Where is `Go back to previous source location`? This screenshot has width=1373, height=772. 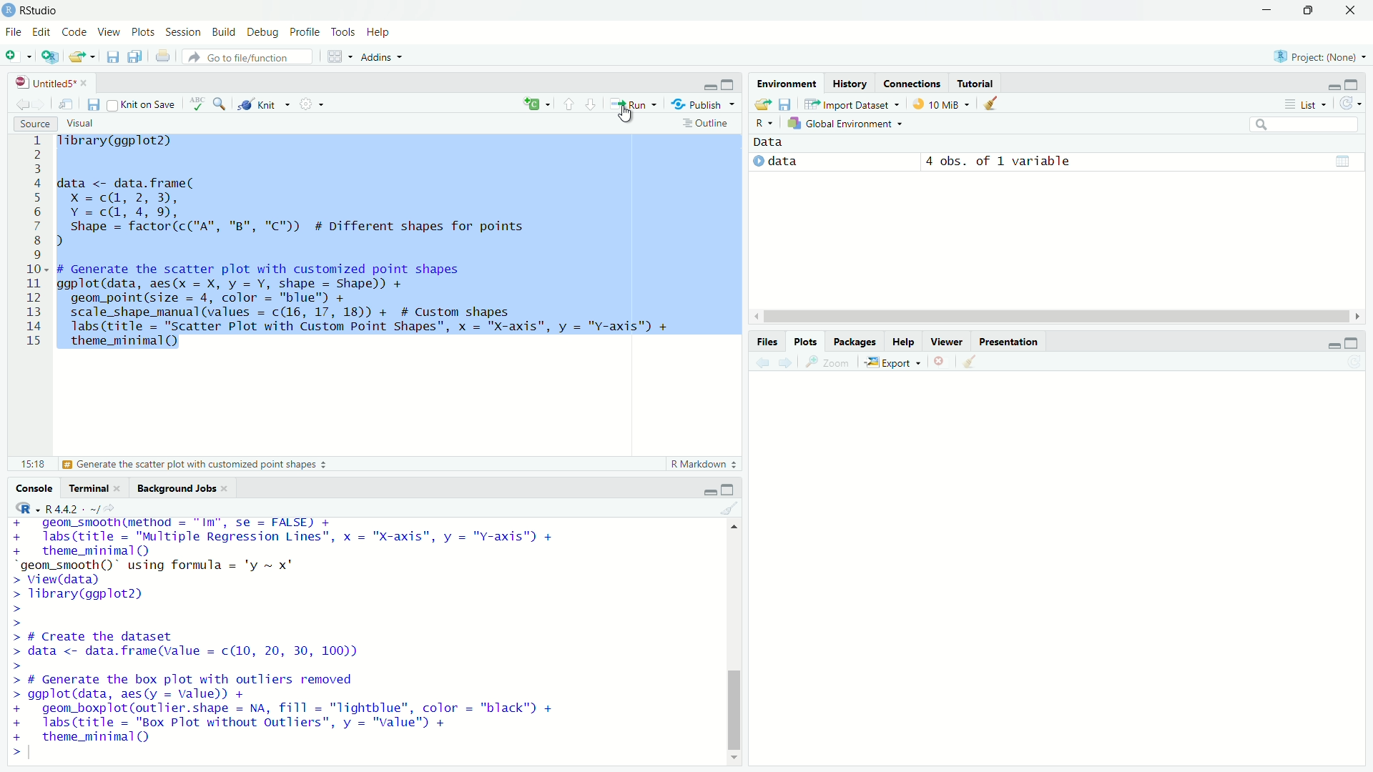 Go back to previous source location is located at coordinates (21, 104).